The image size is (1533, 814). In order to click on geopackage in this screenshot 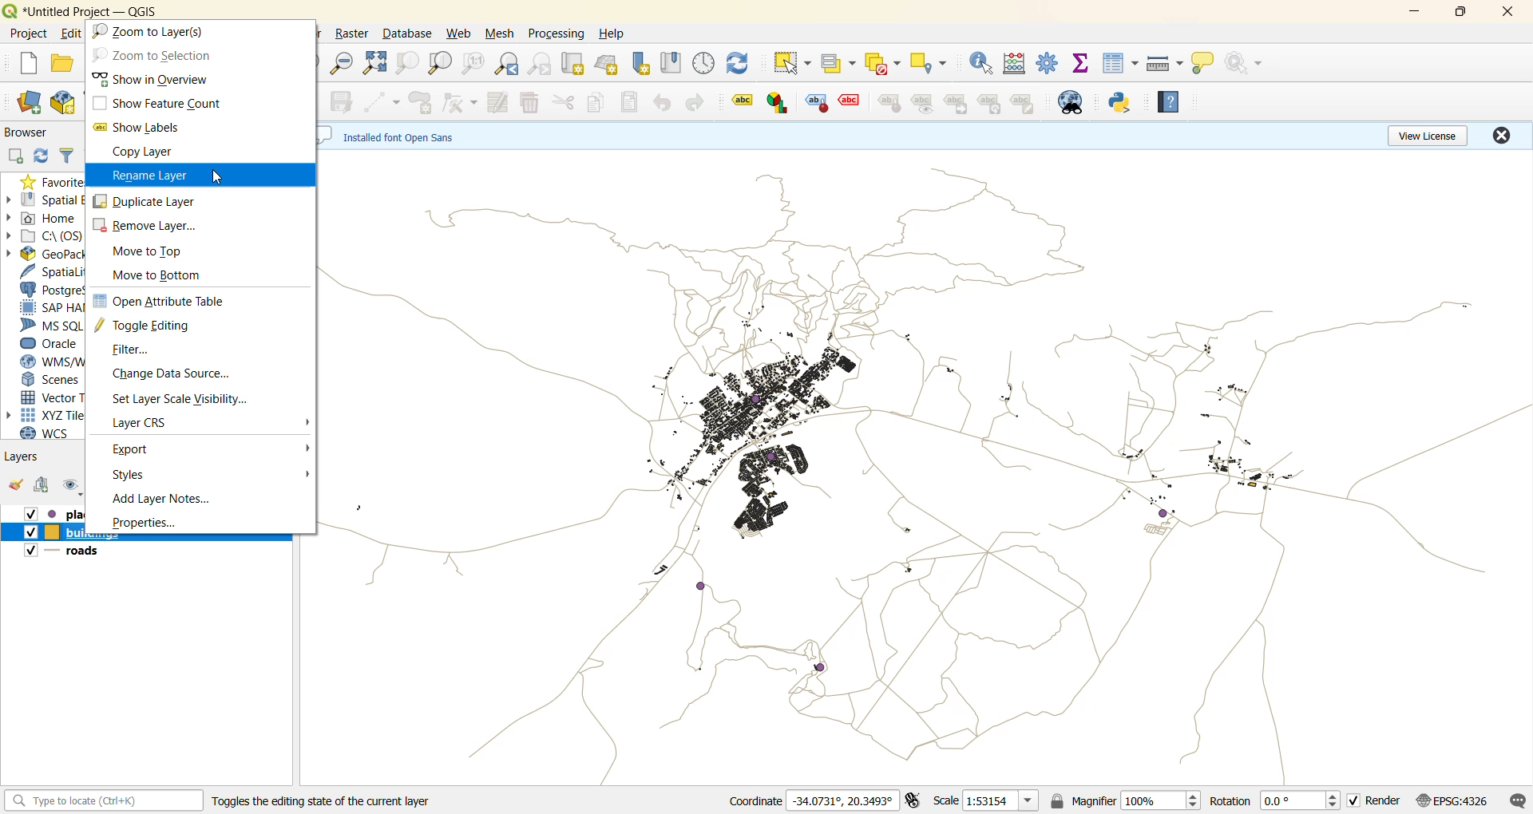, I will do `click(46, 255)`.